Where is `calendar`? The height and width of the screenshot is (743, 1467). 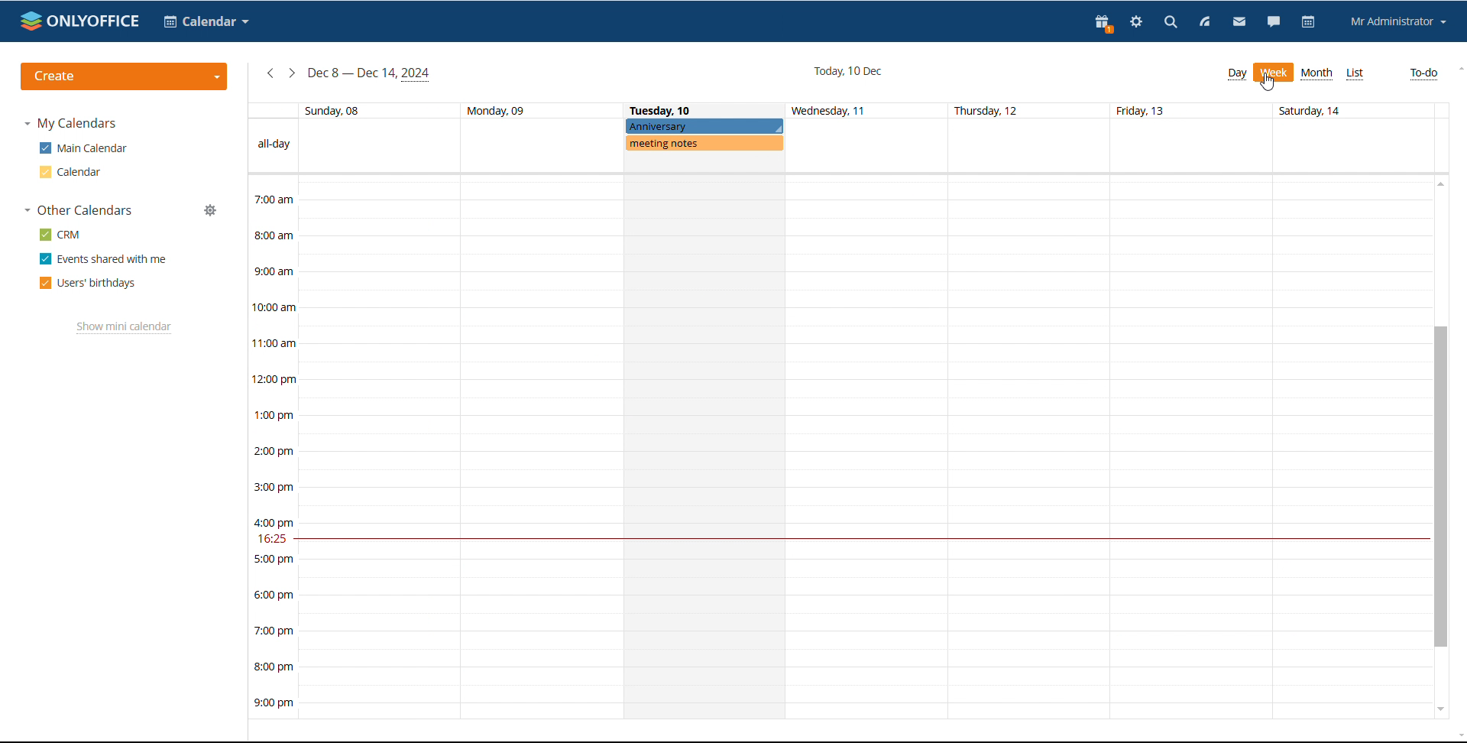 calendar is located at coordinates (1310, 22).